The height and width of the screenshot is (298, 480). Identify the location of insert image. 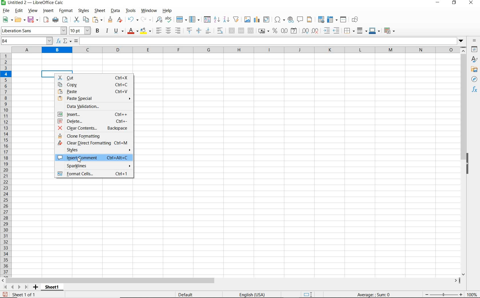
(247, 20).